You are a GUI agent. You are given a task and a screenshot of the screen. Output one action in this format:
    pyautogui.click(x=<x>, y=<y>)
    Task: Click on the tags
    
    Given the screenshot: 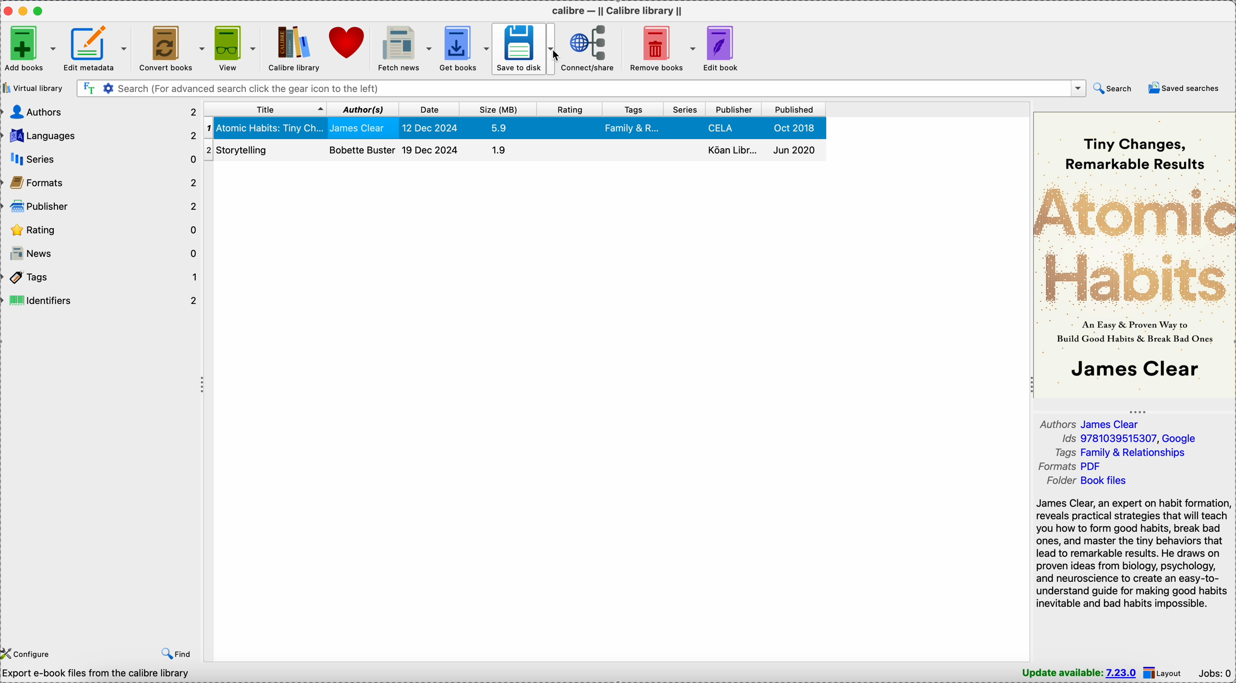 What is the action you would take?
    pyautogui.click(x=634, y=109)
    